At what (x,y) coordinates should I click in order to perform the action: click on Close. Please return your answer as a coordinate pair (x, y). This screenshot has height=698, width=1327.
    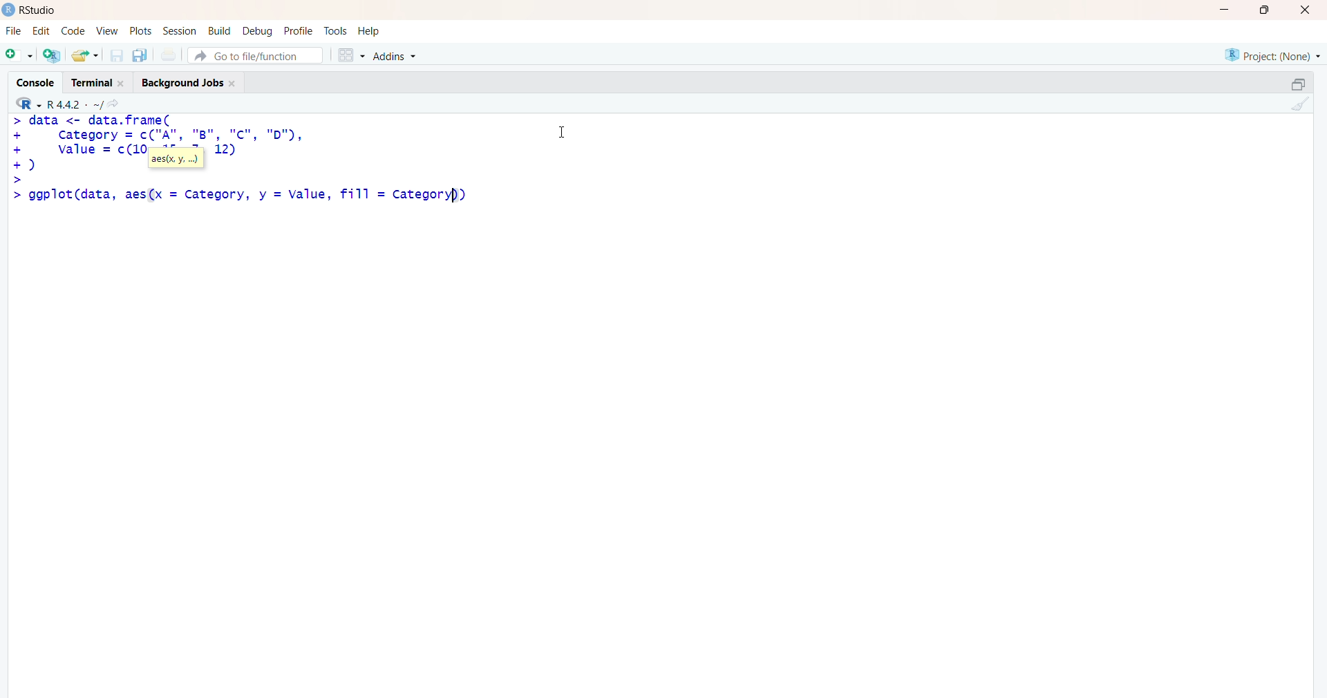
    Looking at the image, I should click on (1303, 10).